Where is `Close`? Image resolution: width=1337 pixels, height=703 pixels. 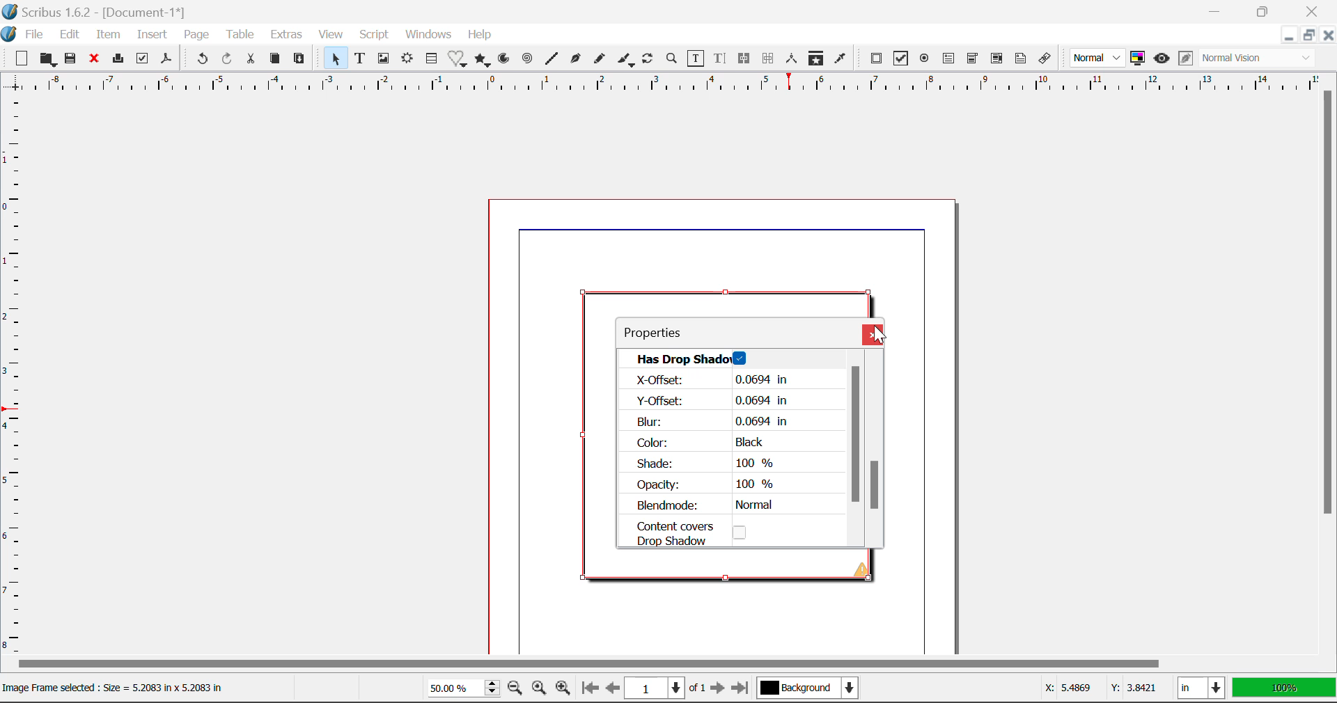 Close is located at coordinates (873, 336).